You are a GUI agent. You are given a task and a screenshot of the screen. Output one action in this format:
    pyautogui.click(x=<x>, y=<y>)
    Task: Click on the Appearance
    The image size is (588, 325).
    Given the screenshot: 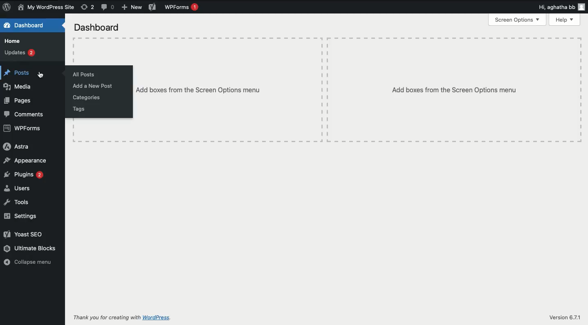 What is the action you would take?
    pyautogui.click(x=25, y=160)
    